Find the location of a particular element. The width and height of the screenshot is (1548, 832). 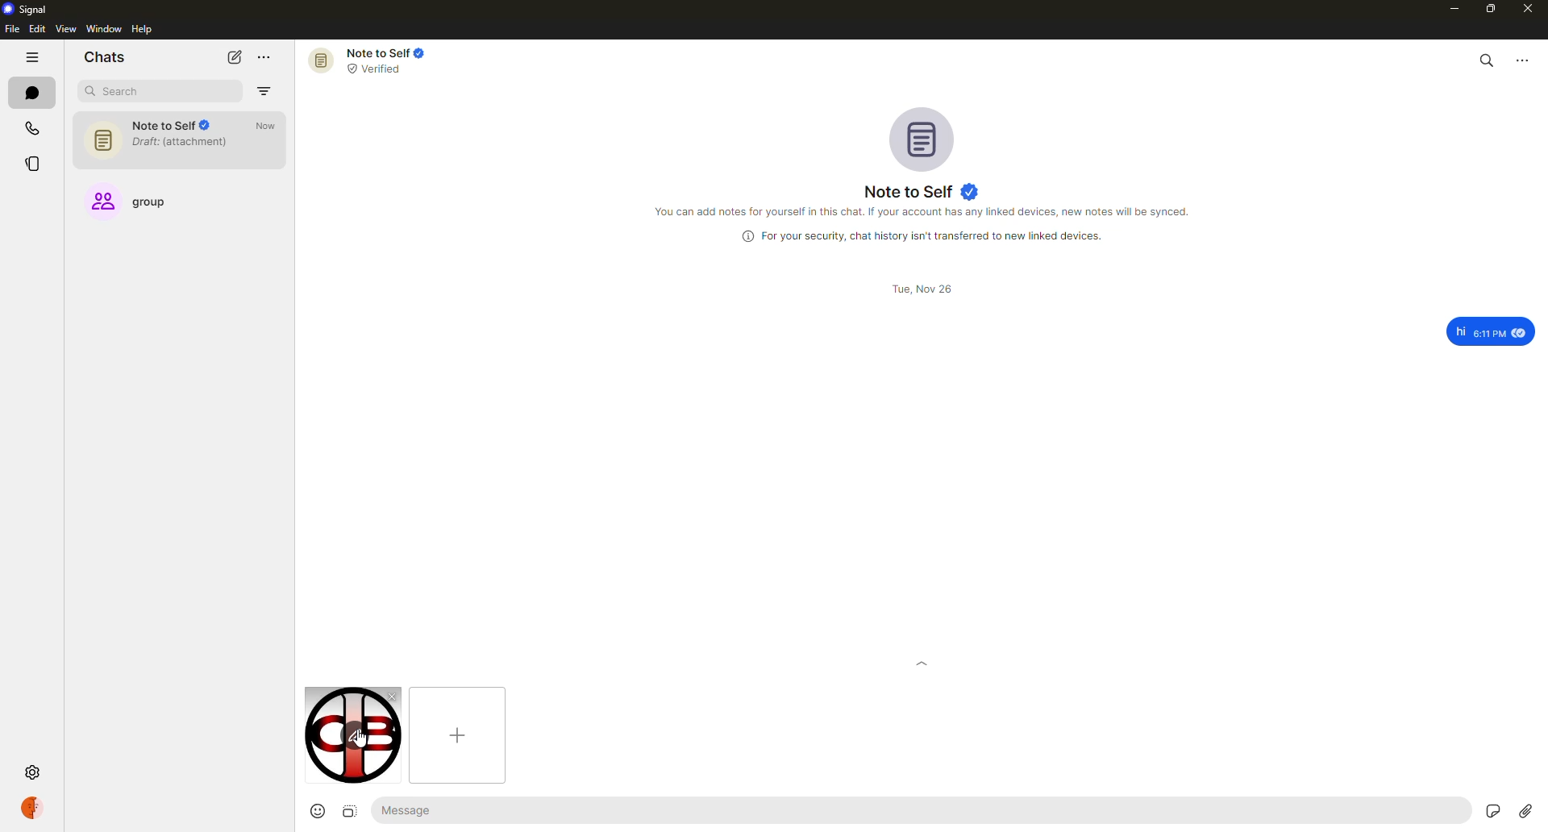

cursor on edit is located at coordinates (351, 734).